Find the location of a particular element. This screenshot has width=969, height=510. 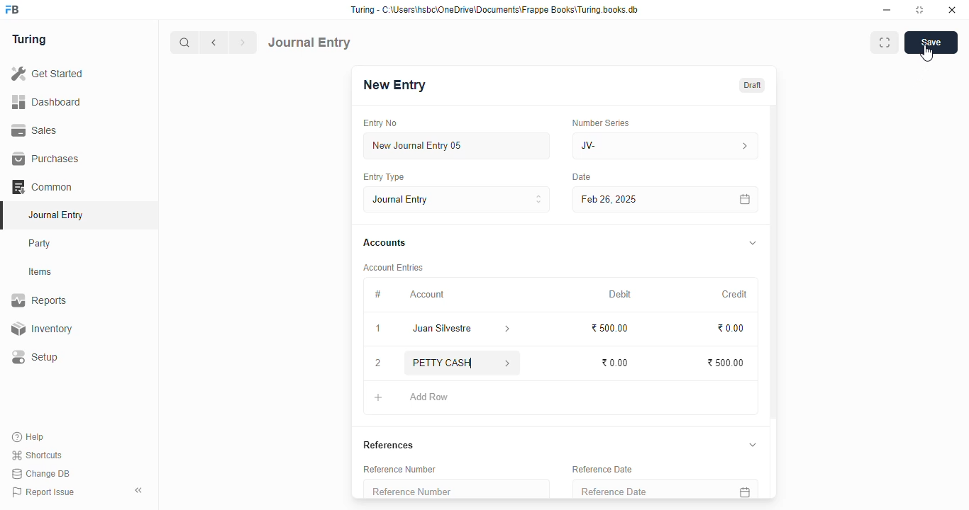

remove is located at coordinates (379, 364).